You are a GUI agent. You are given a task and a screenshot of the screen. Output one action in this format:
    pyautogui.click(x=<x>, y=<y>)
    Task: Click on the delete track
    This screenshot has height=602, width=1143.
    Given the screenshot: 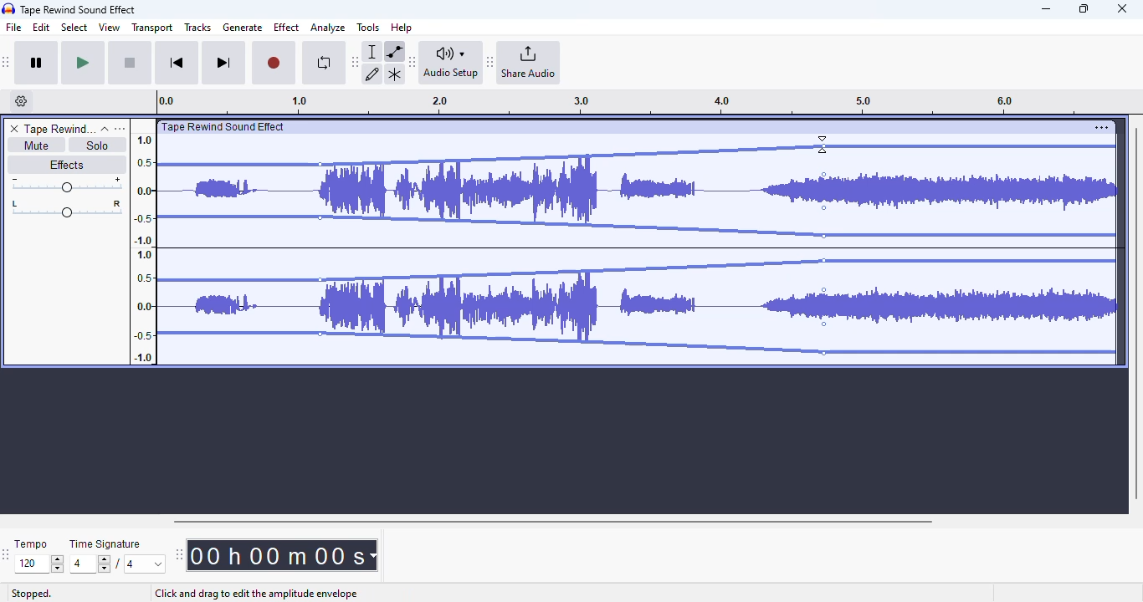 What is the action you would take?
    pyautogui.click(x=14, y=129)
    